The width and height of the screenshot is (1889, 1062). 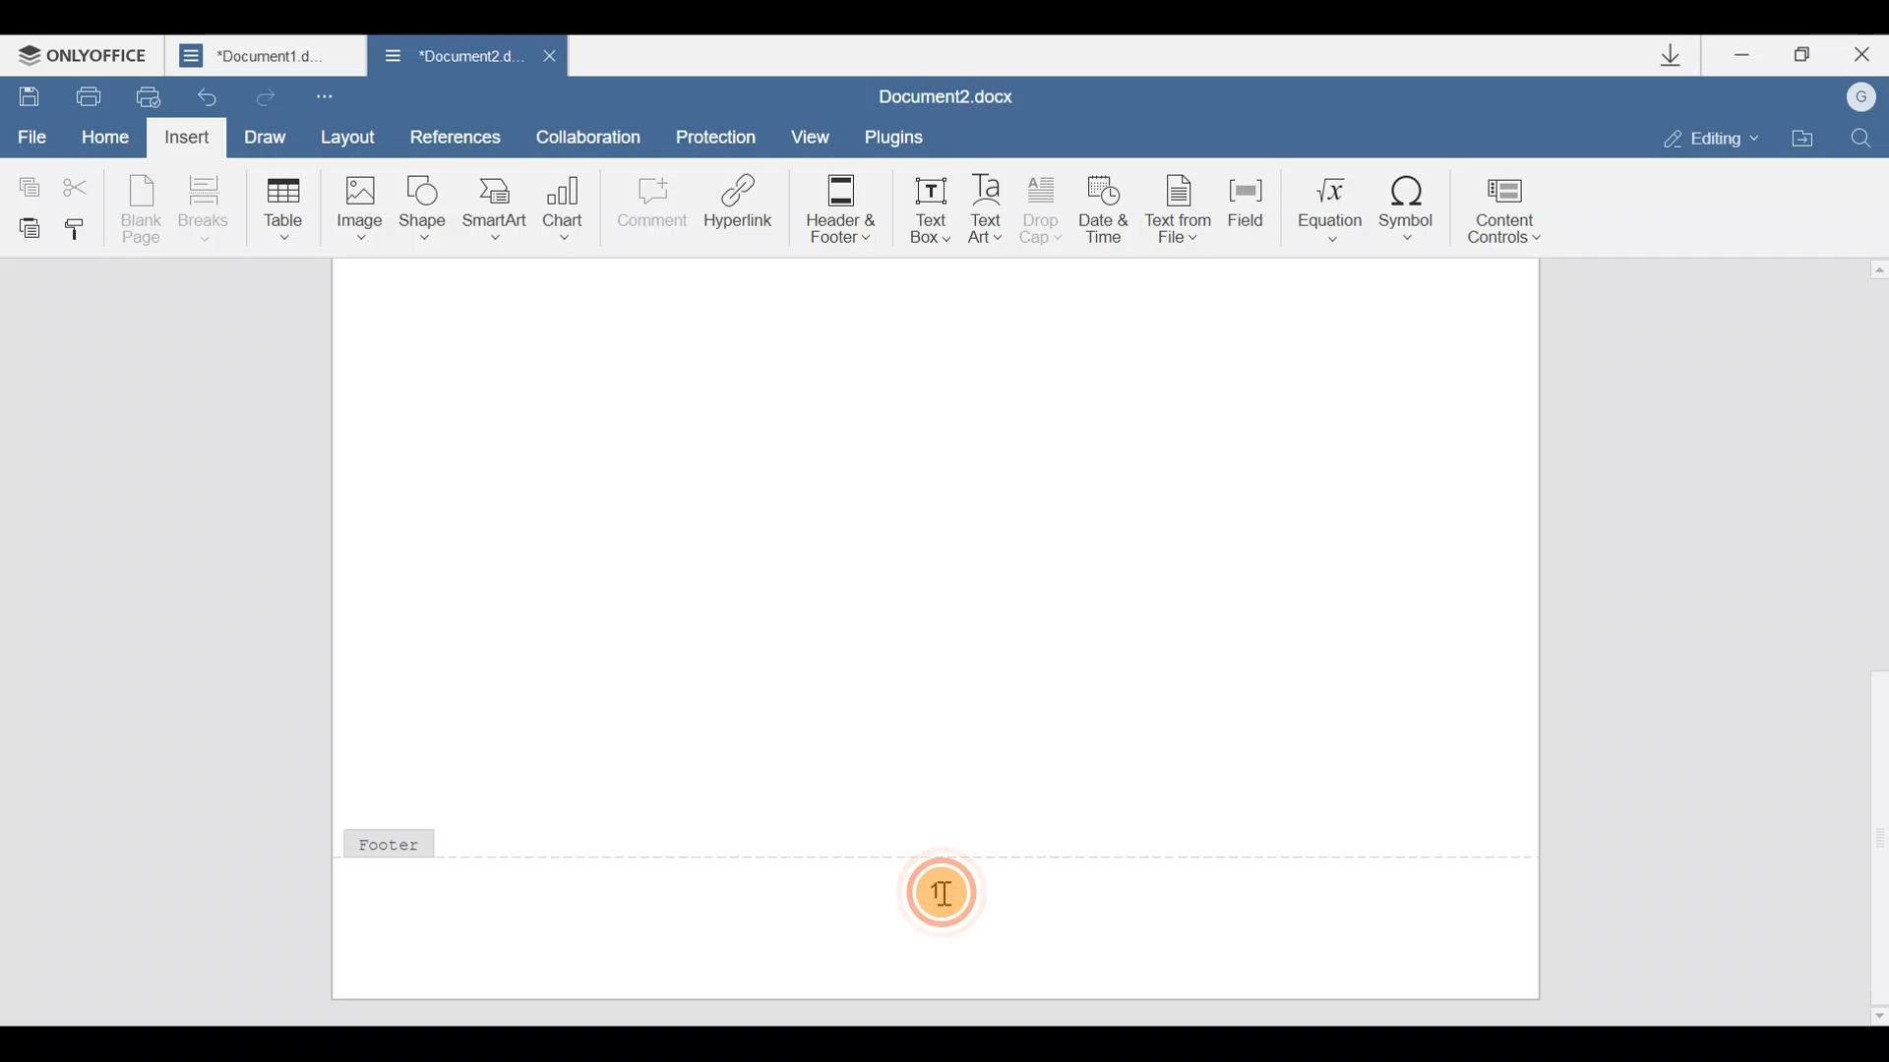 I want to click on Cut, so click(x=81, y=188).